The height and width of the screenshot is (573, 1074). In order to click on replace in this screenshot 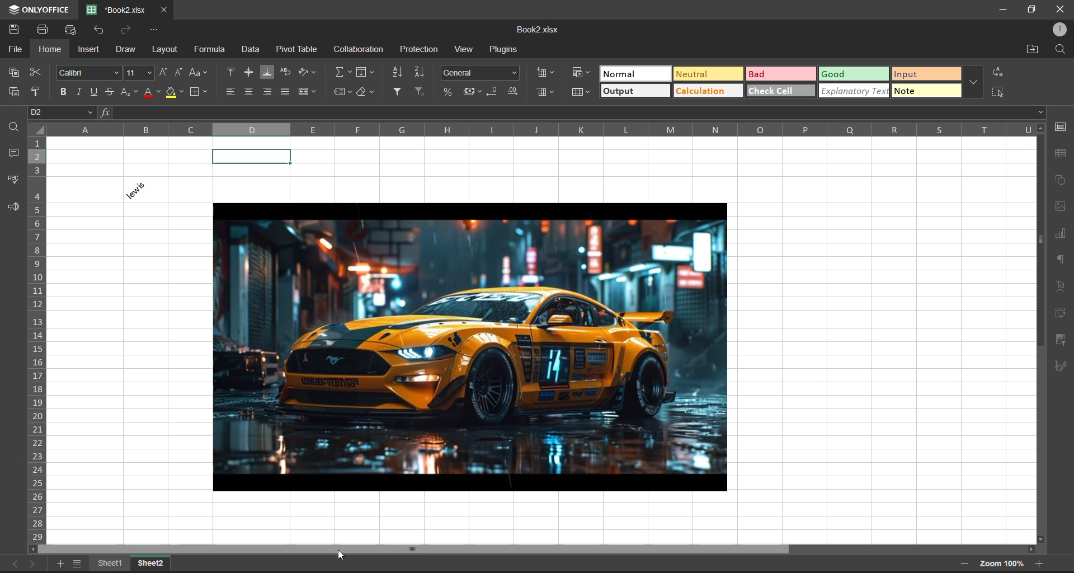, I will do `click(999, 72)`.